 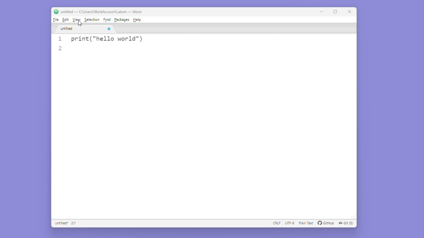 I want to click on CRLF, so click(x=275, y=224).